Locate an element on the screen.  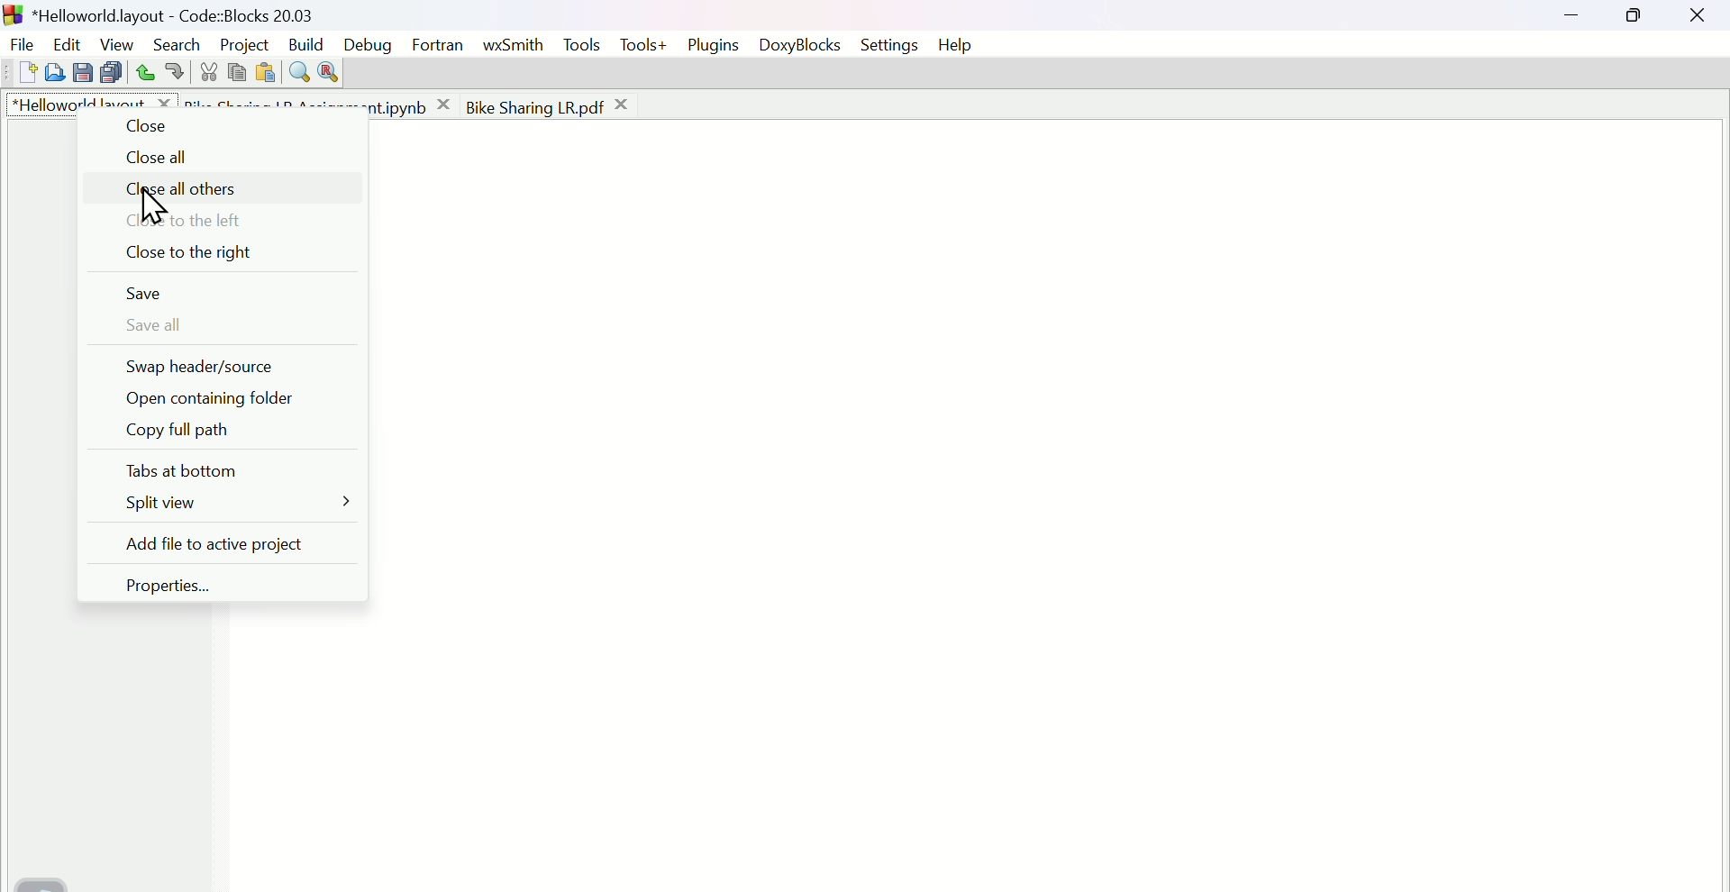
Close is located at coordinates (1701, 19).